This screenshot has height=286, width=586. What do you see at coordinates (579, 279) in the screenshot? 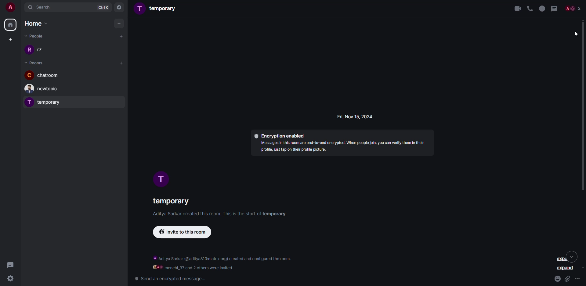
I see `more` at bounding box center [579, 279].